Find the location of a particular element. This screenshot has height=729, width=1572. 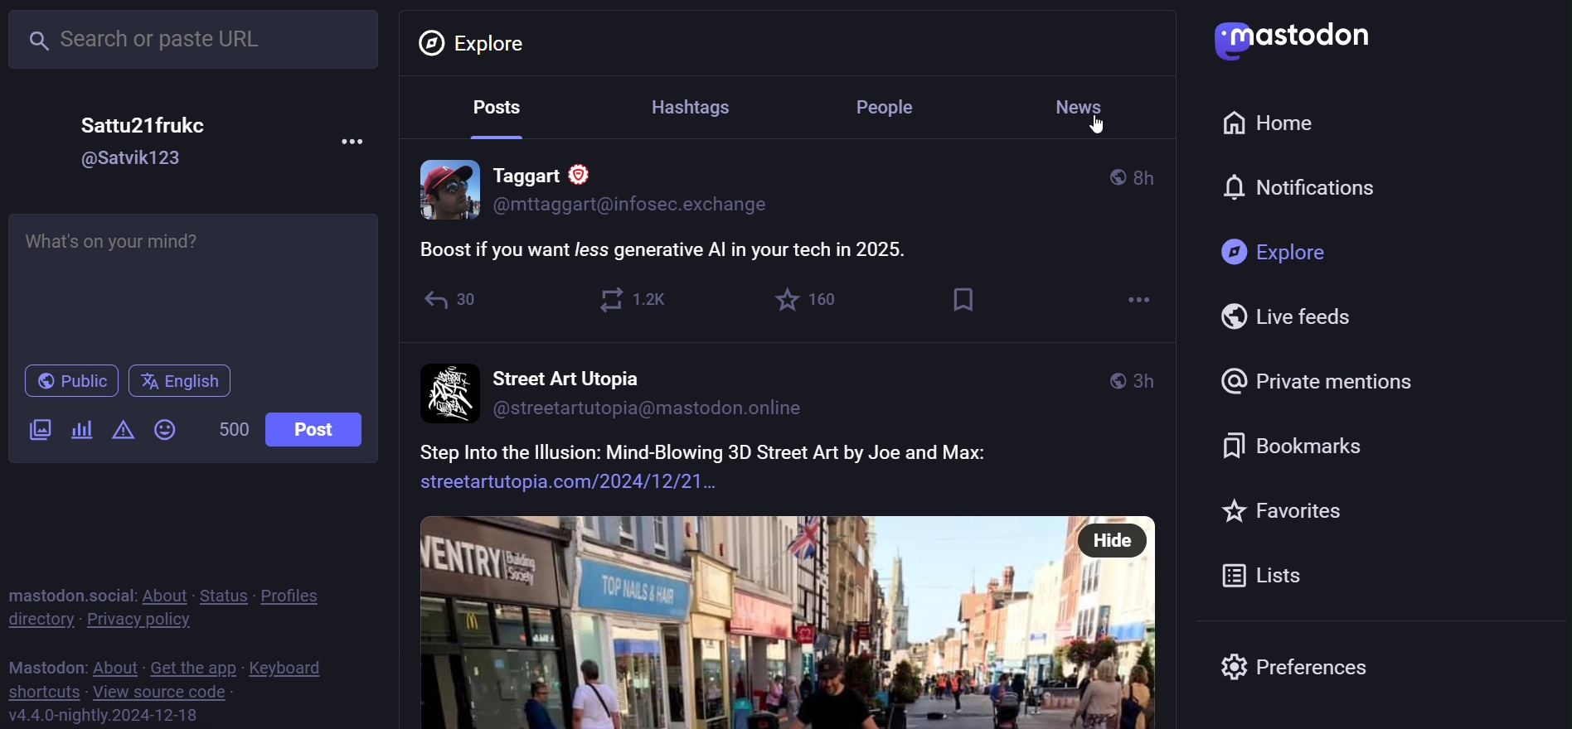

3h is located at coordinates (1148, 378).